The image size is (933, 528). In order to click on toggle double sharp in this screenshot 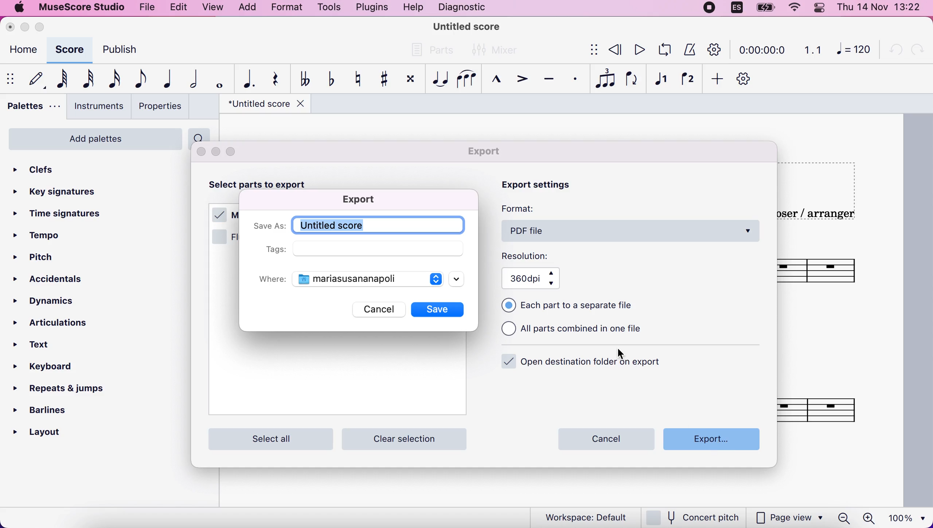, I will do `click(409, 79)`.